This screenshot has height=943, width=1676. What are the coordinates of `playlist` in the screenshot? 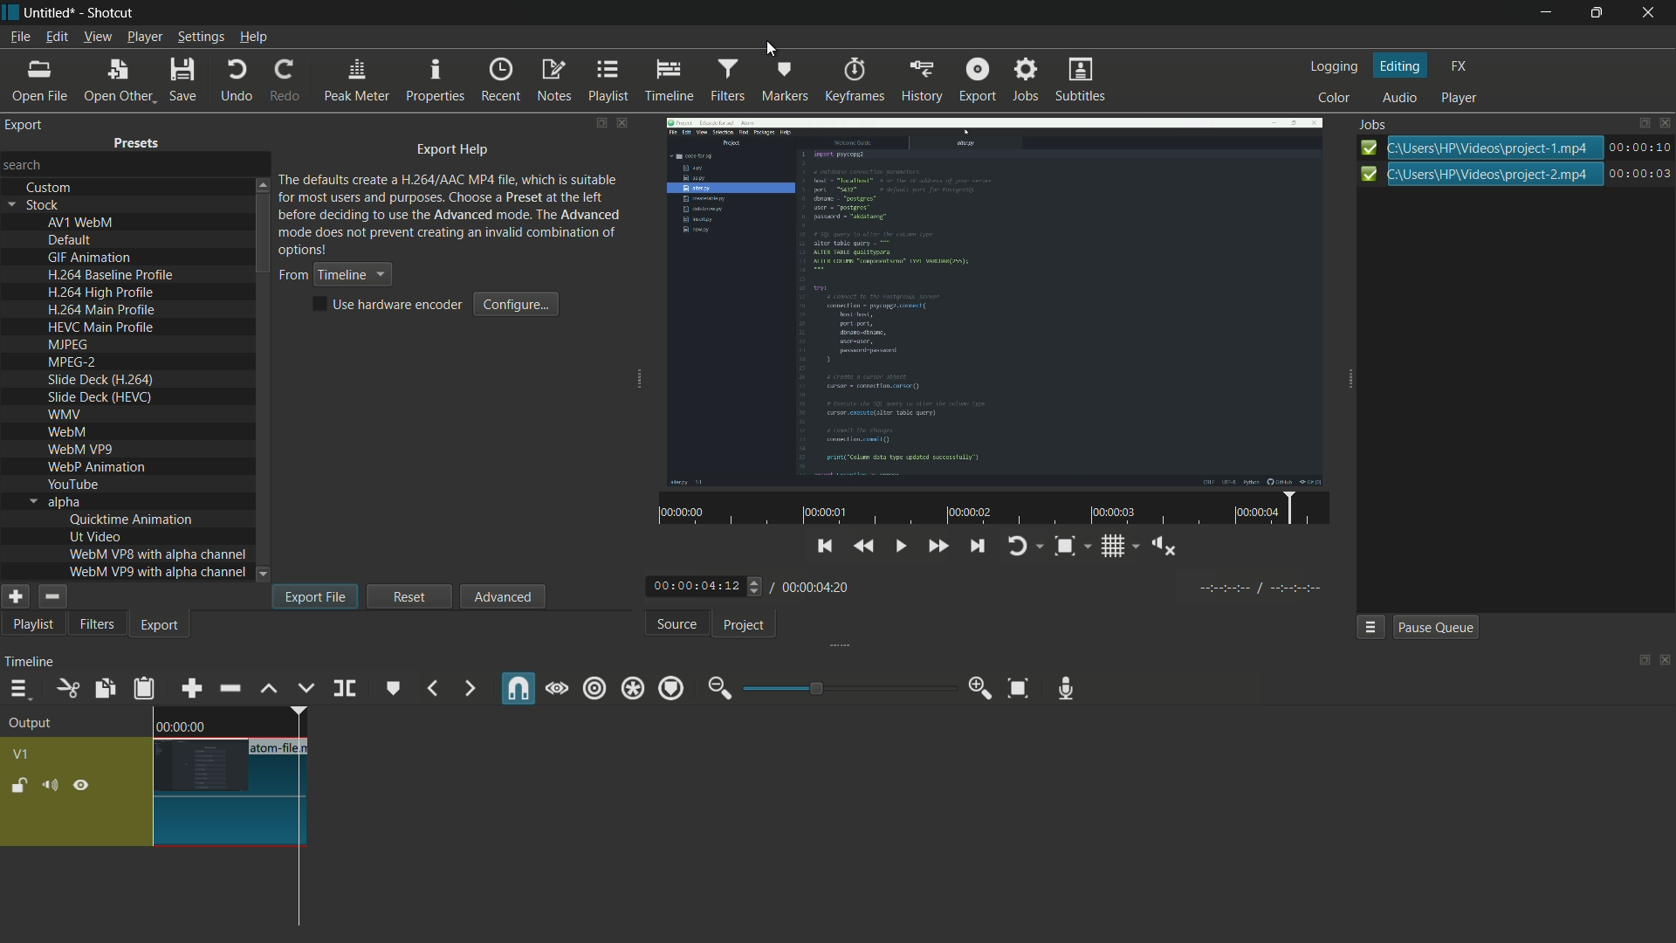 It's located at (607, 81).